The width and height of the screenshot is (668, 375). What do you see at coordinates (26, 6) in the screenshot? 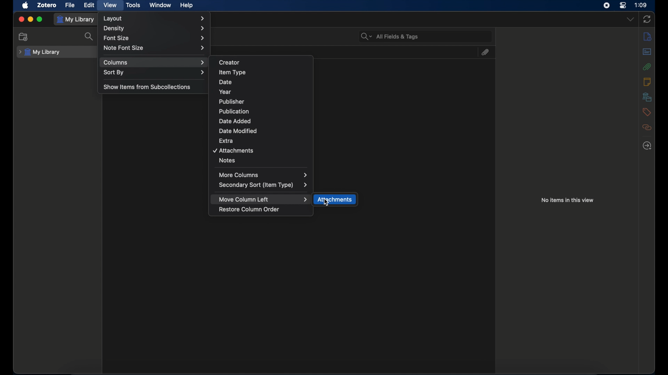
I see `apple` at bounding box center [26, 6].